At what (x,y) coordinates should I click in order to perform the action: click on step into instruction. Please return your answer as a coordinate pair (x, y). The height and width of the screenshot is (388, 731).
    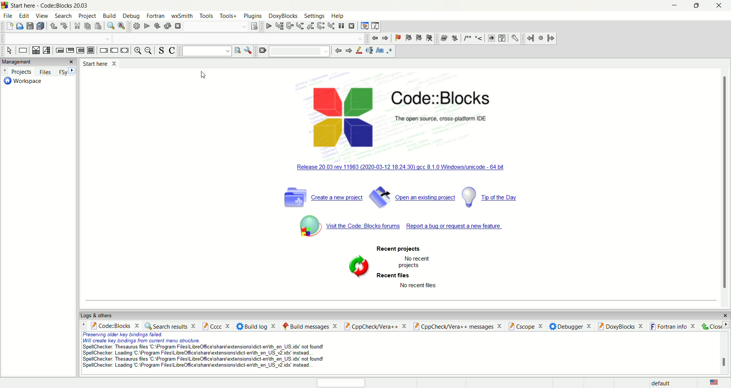
    Looking at the image, I should click on (331, 26).